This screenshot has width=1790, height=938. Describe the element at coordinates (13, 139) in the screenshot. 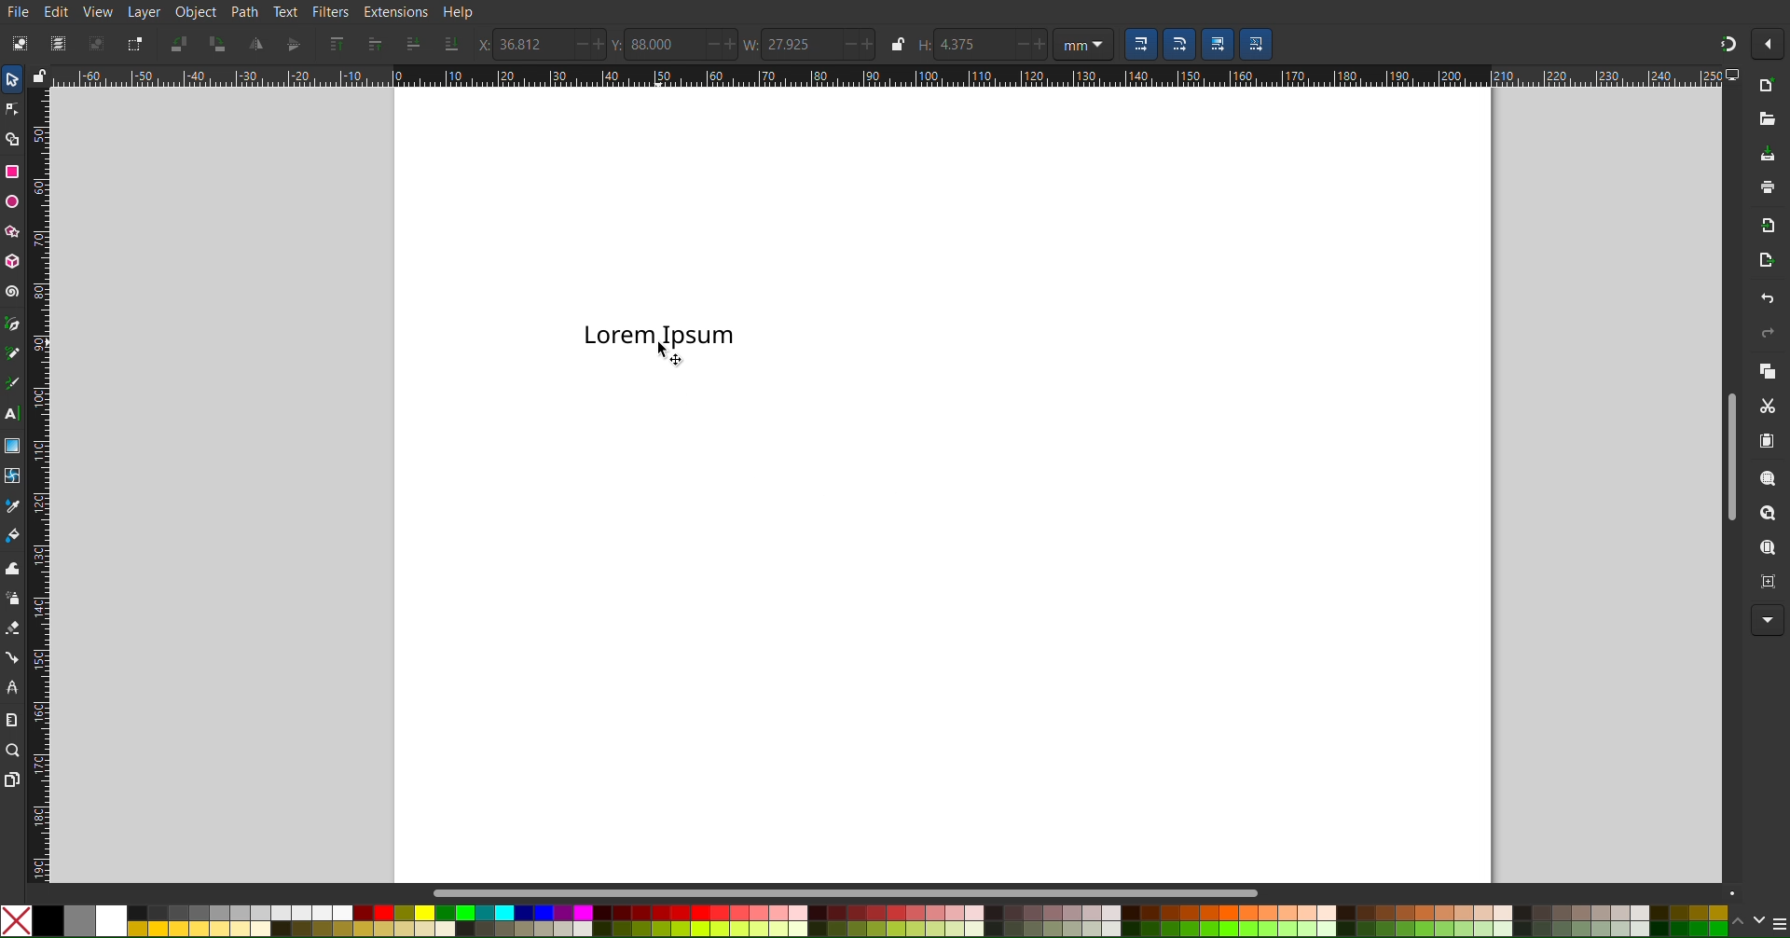

I see `Shape Builder Tool` at that location.